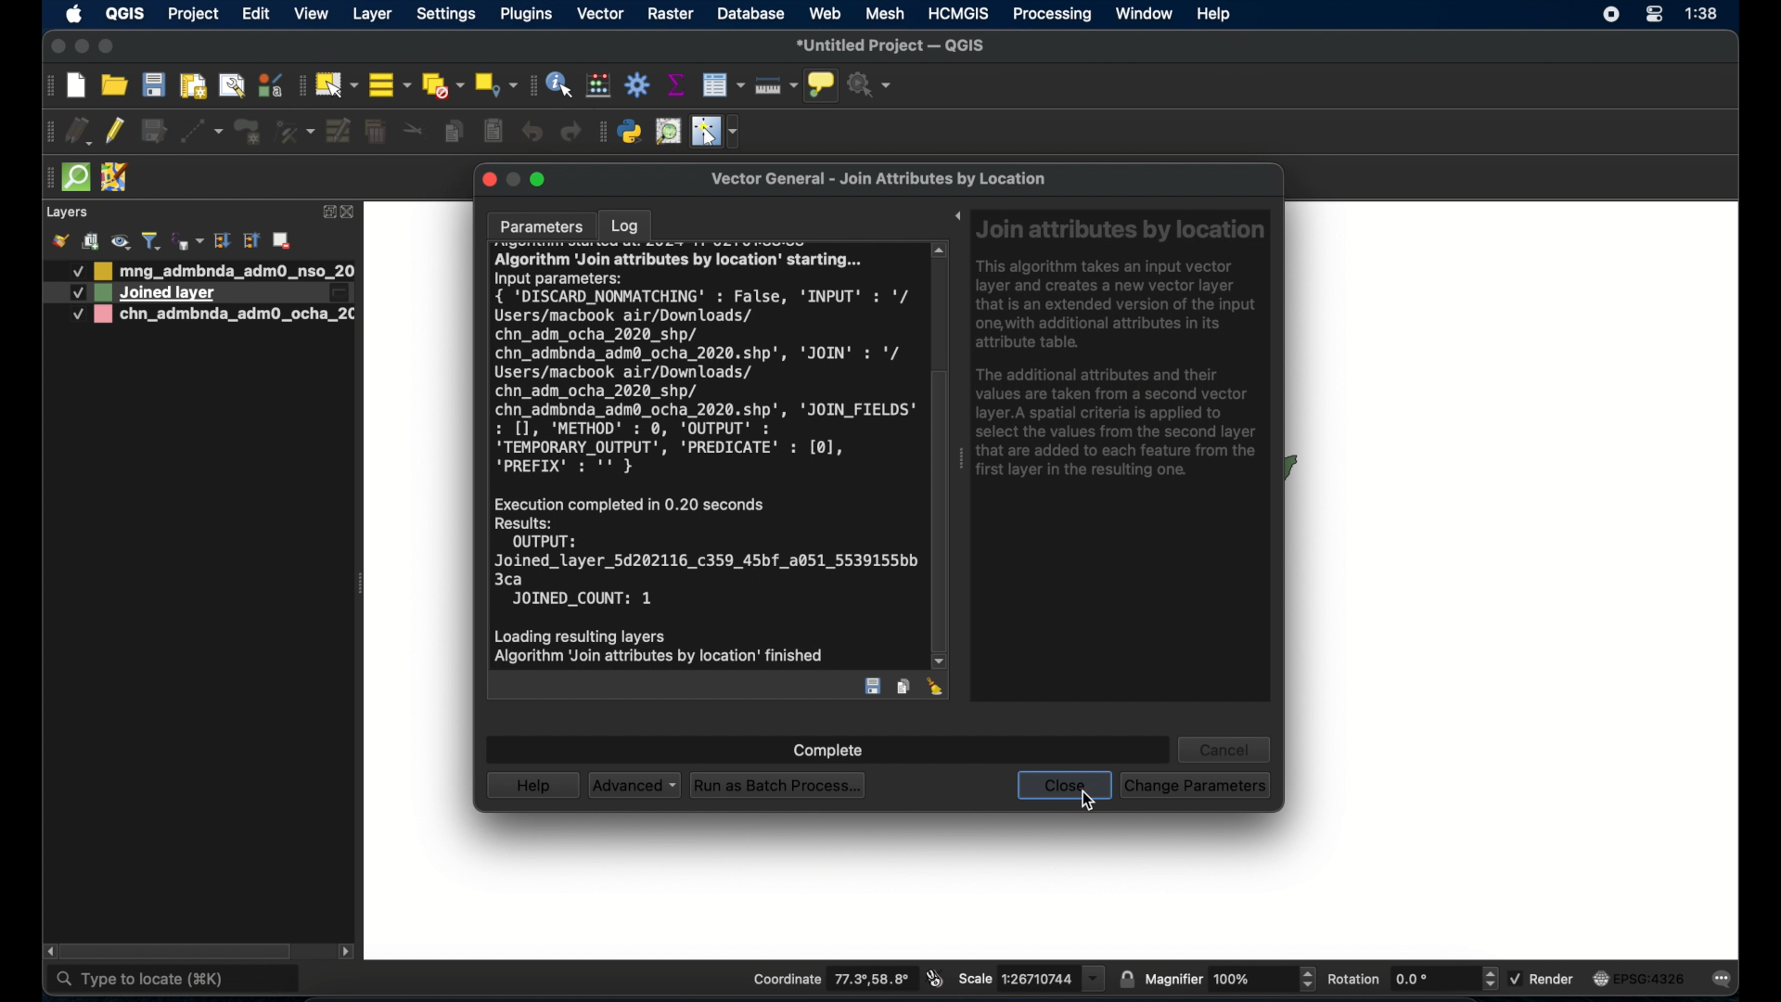  I want to click on layer 1, so click(227, 270).